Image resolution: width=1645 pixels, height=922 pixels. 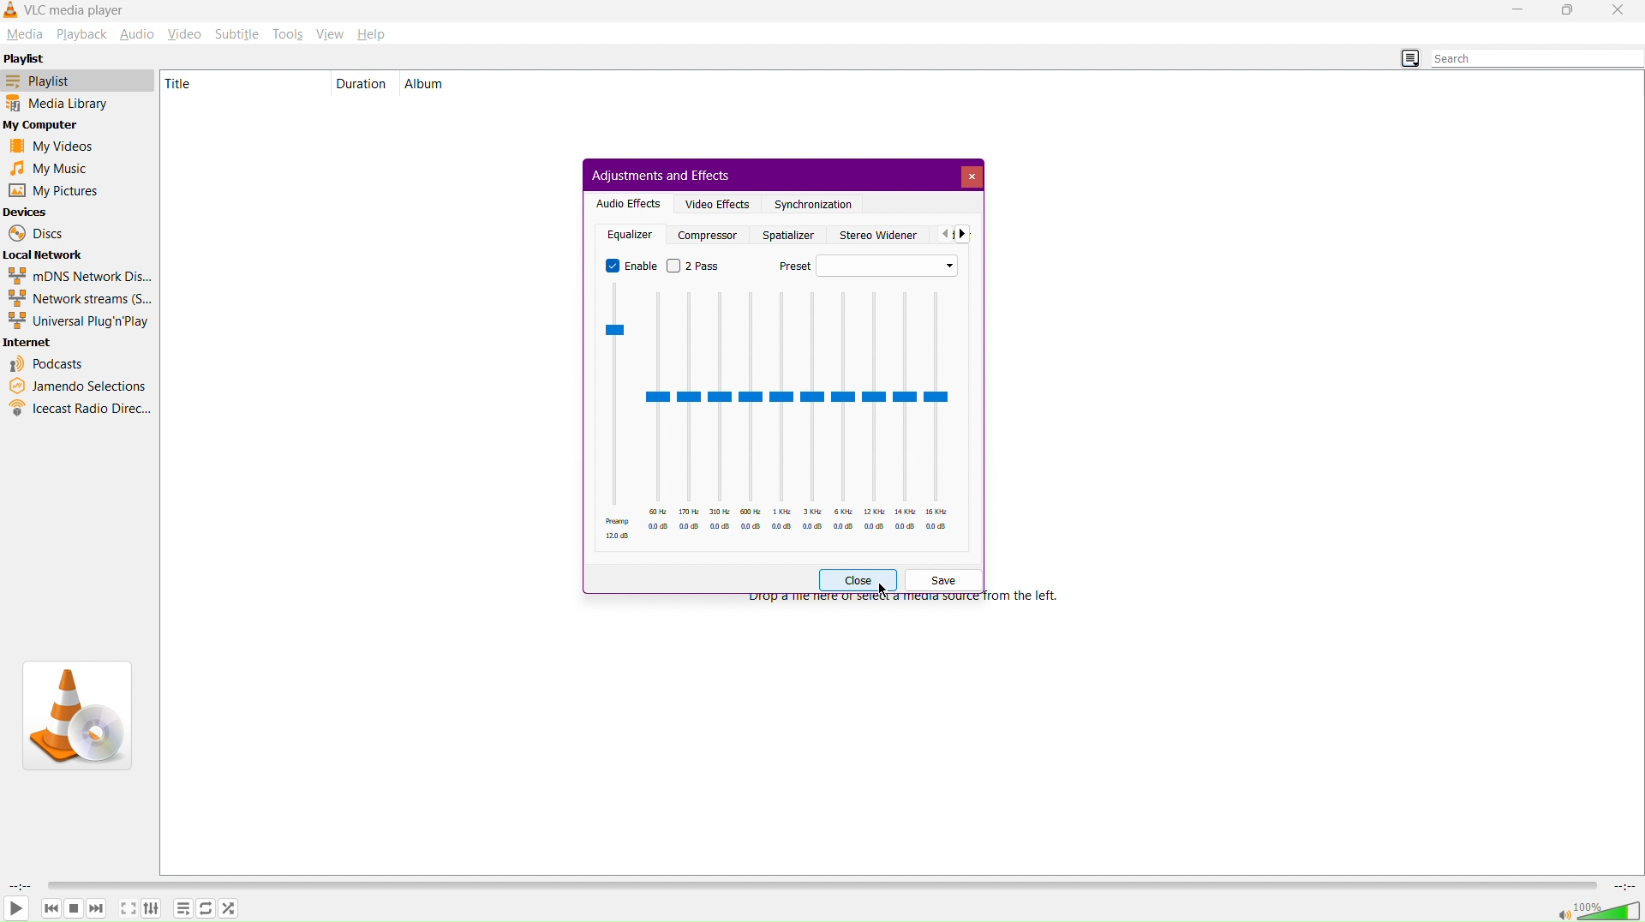 I want to click on mDNS Network , so click(x=81, y=277).